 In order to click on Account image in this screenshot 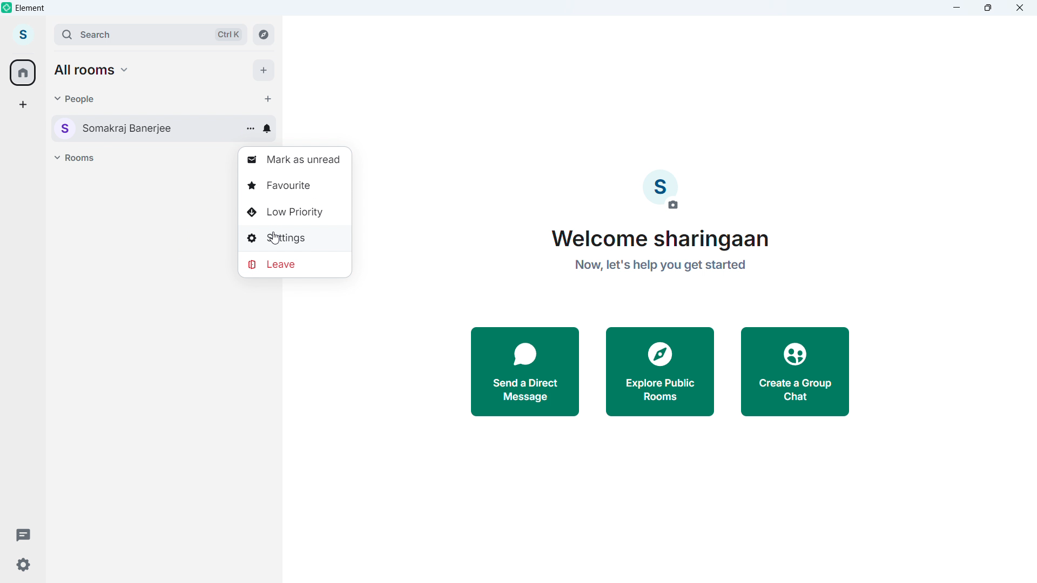, I will do `click(661, 189)`.